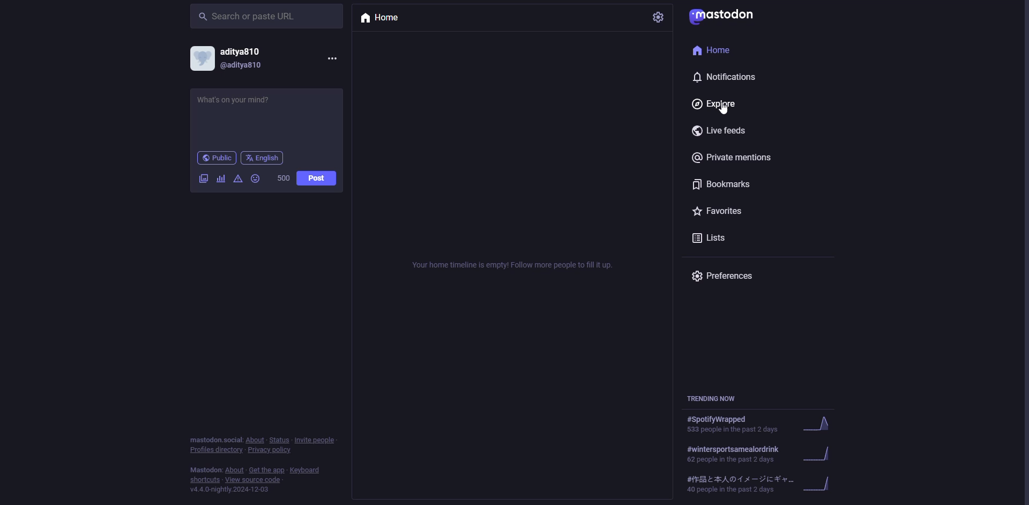  I want to click on live feeds, so click(723, 130).